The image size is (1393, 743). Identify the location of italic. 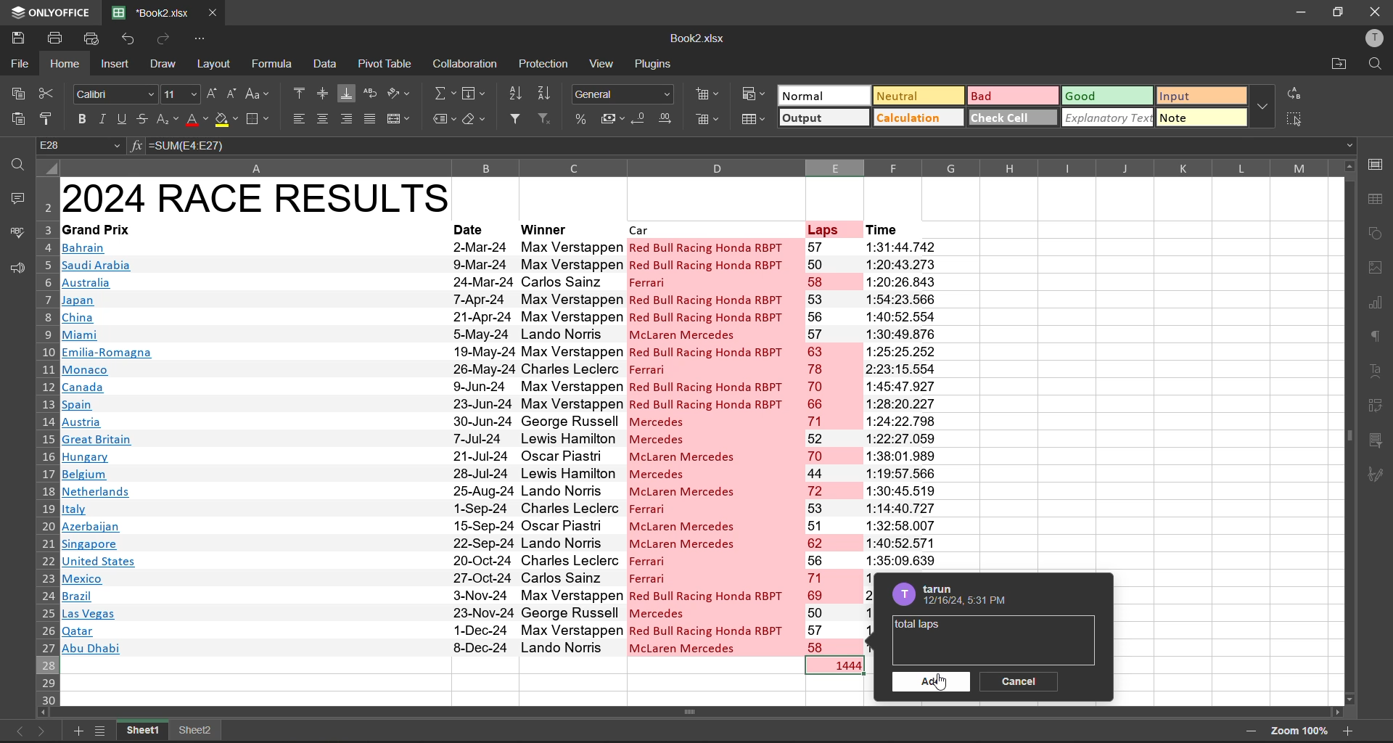
(104, 118).